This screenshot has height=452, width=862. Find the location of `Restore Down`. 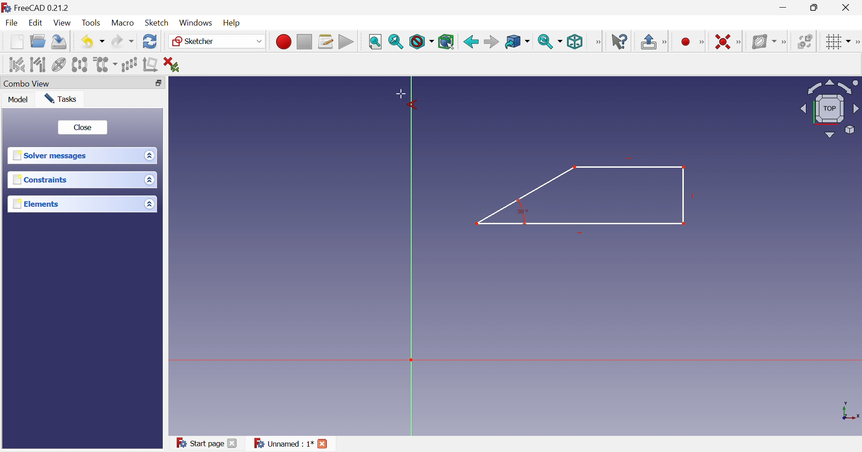

Restore Down is located at coordinates (815, 7).